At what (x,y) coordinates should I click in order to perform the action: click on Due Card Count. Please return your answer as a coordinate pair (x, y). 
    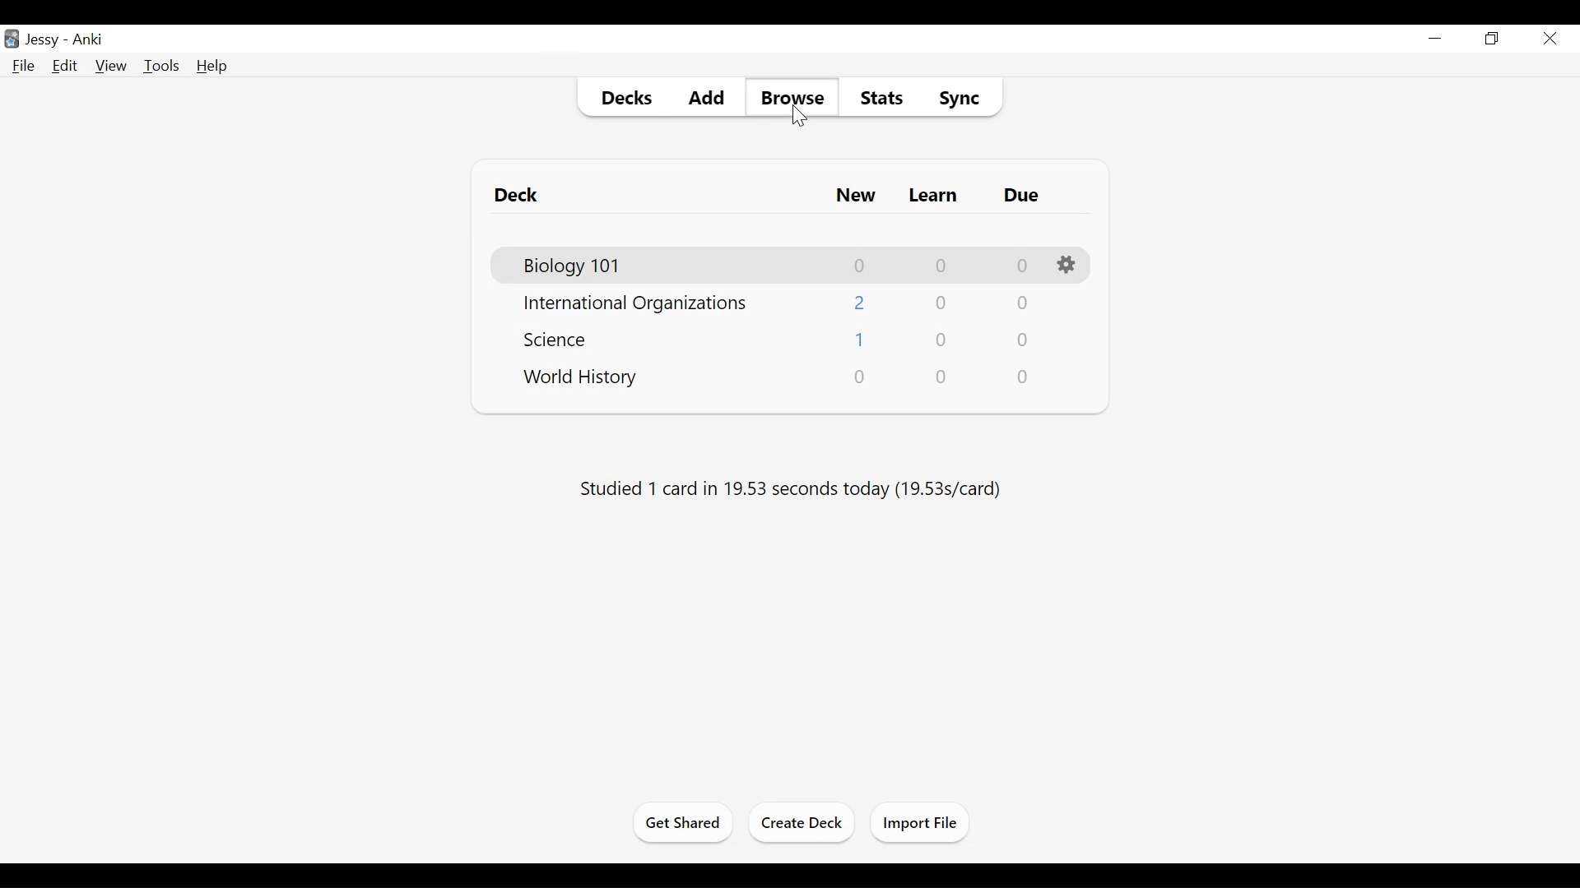
    Looking at the image, I should click on (1020, 303).